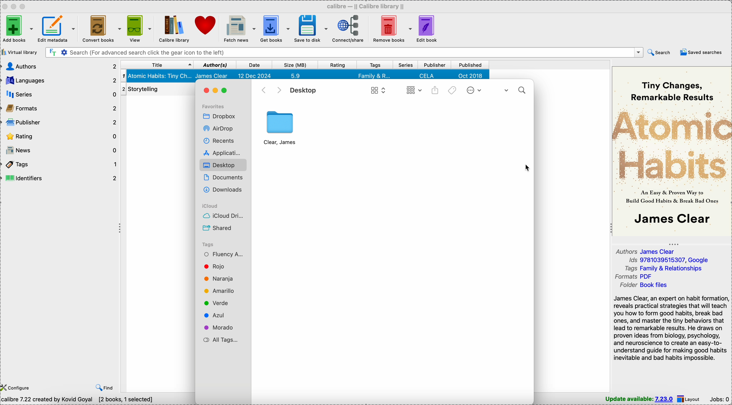  I want to click on find, so click(106, 388).